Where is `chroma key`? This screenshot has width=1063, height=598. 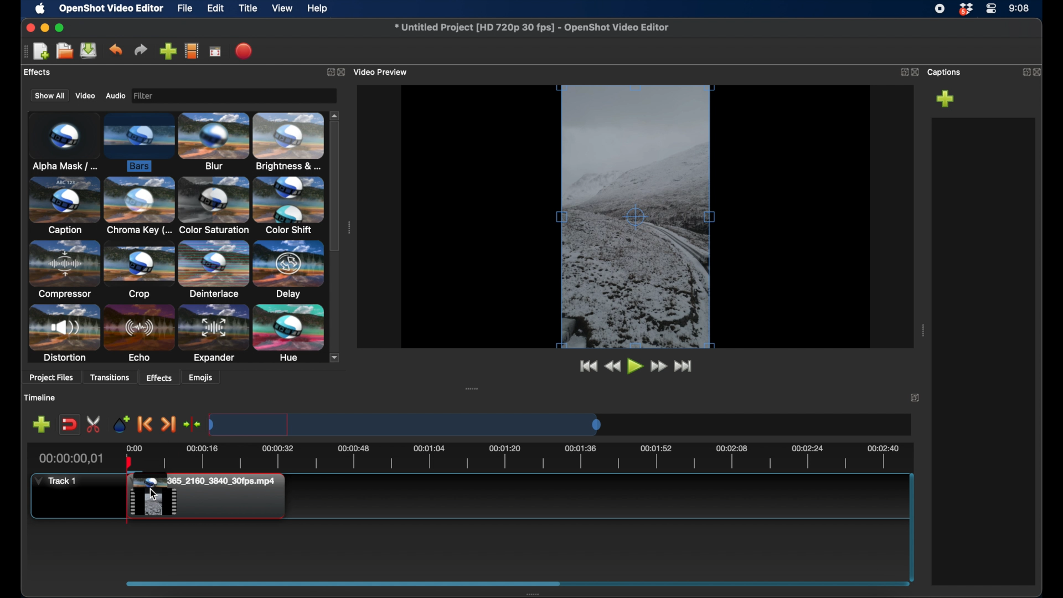
chroma key is located at coordinates (139, 207).